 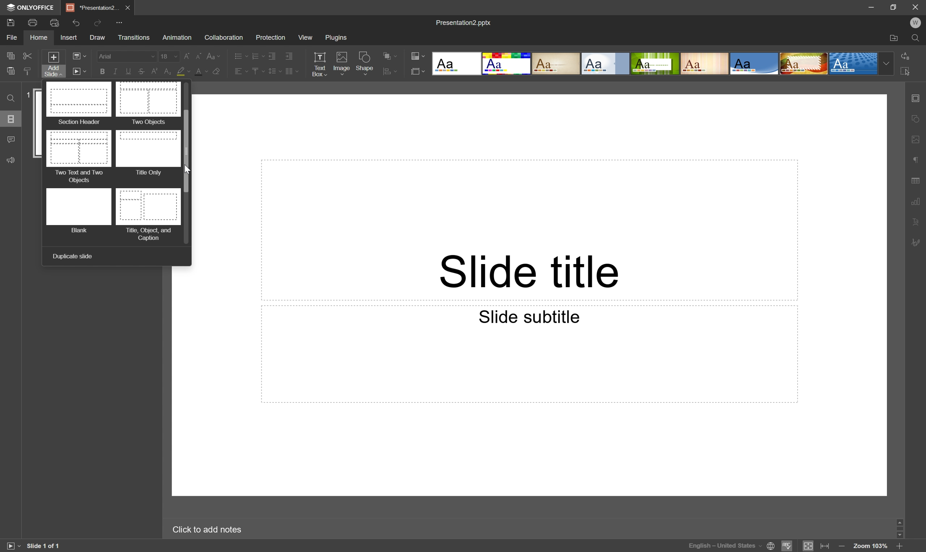 I want to click on Set document language, so click(x=771, y=547).